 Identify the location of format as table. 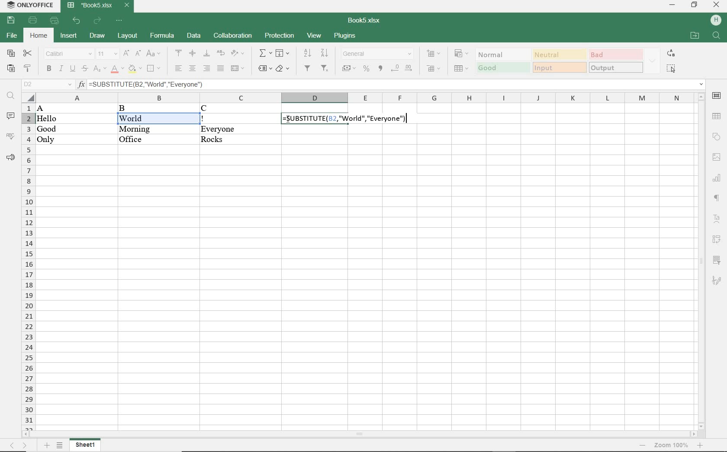
(460, 68).